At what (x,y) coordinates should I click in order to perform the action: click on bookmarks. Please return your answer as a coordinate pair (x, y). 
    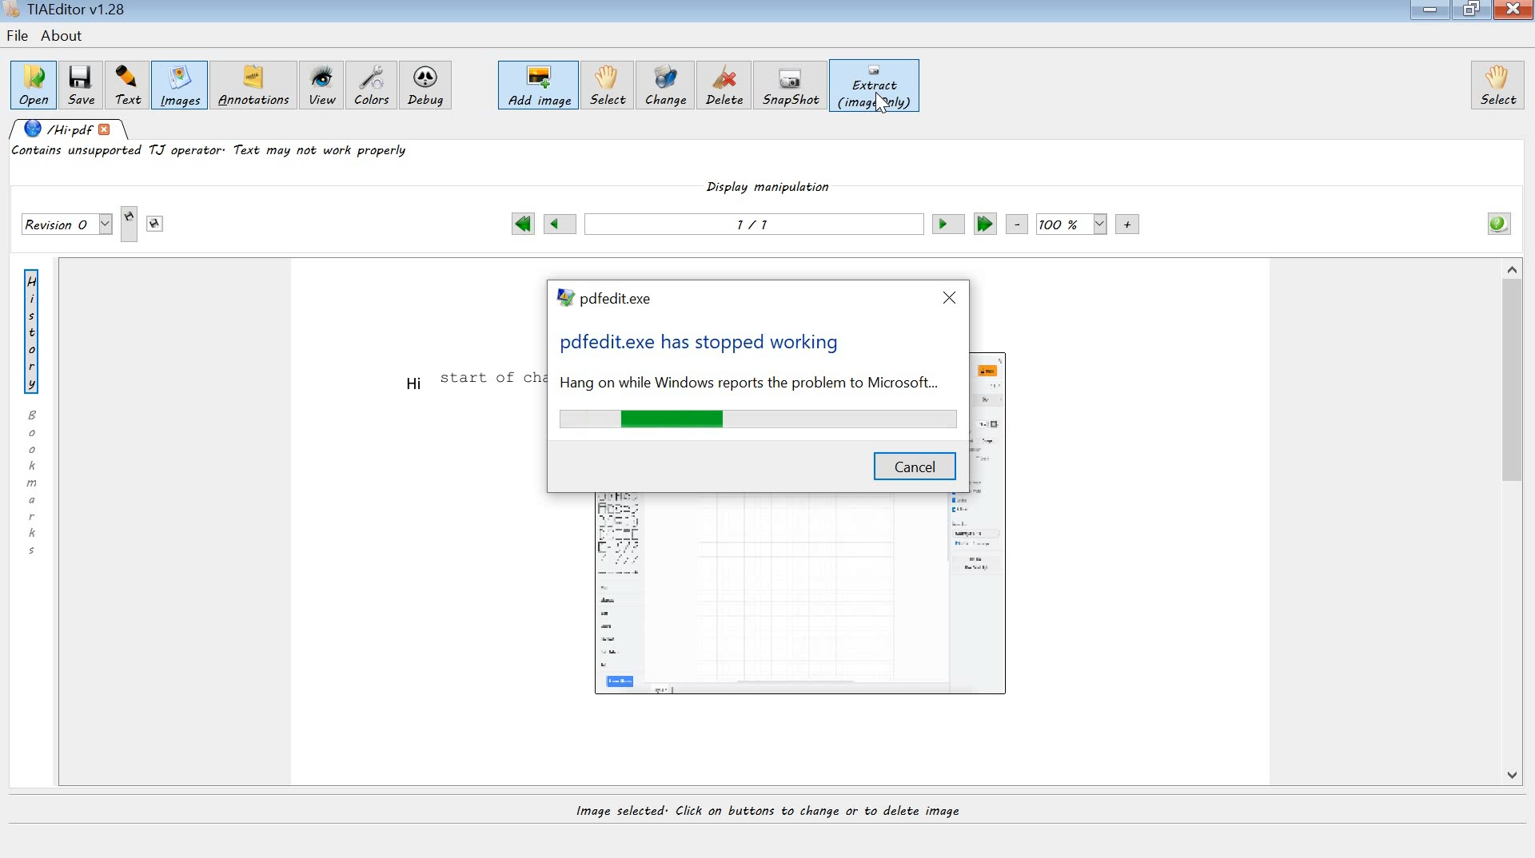
    Looking at the image, I should click on (35, 482).